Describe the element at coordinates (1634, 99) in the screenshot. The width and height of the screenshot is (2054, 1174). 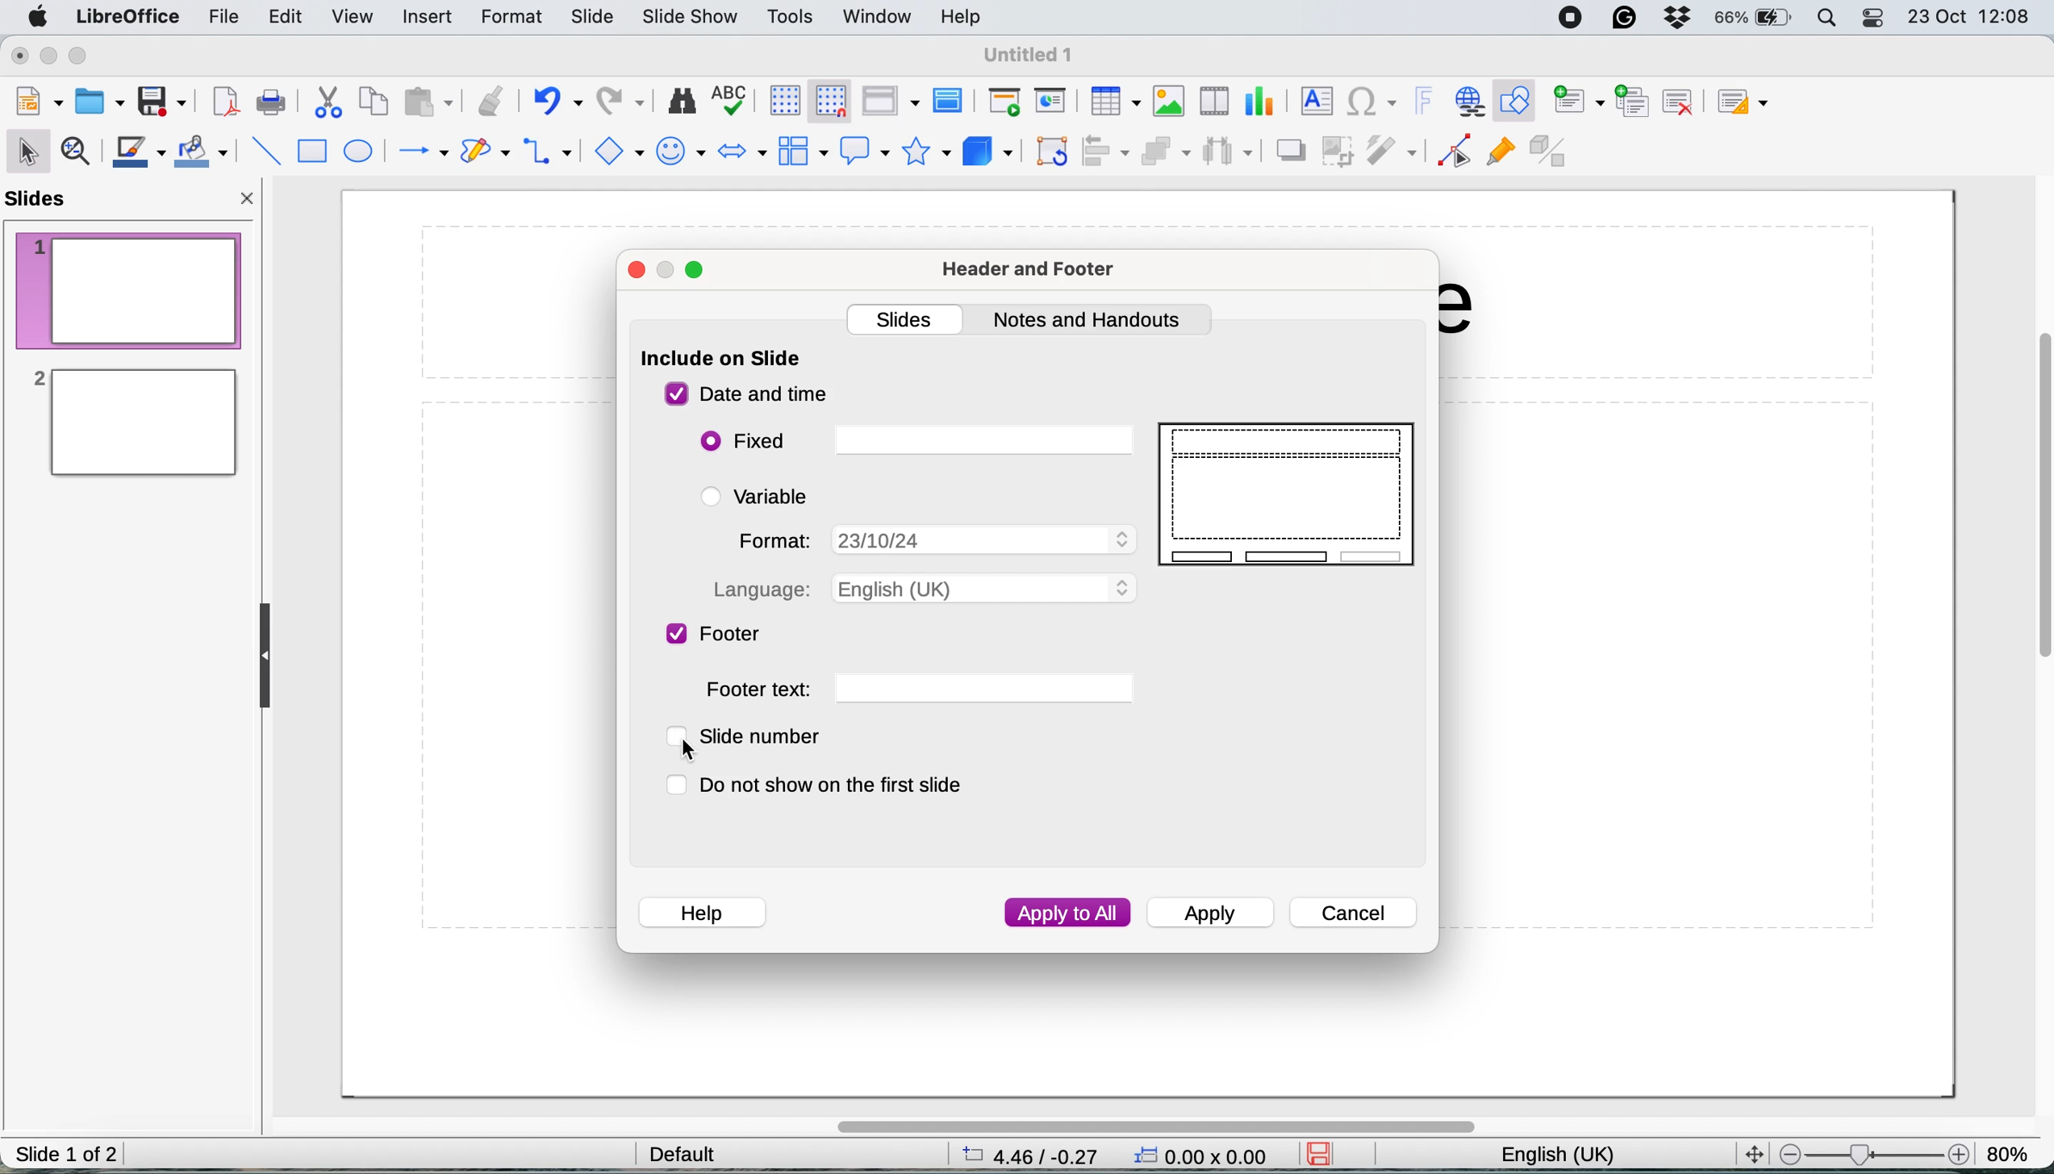
I see `duplicate slide` at that location.